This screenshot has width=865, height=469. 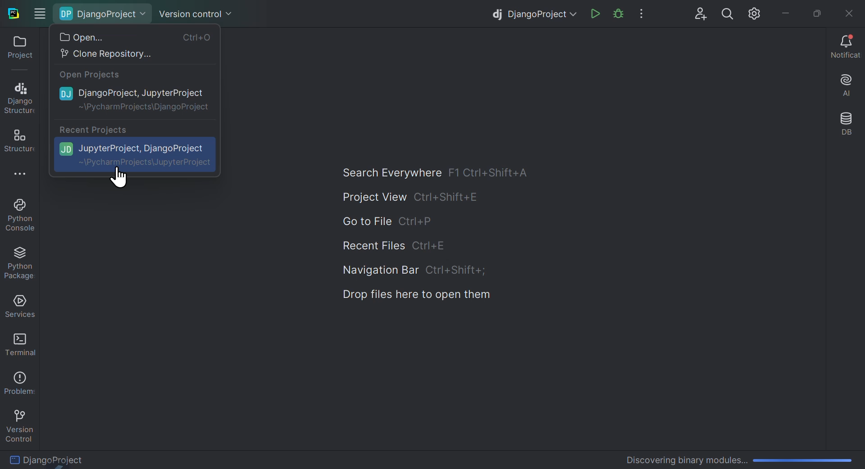 What do you see at coordinates (728, 14) in the screenshot?
I see `search` at bounding box center [728, 14].